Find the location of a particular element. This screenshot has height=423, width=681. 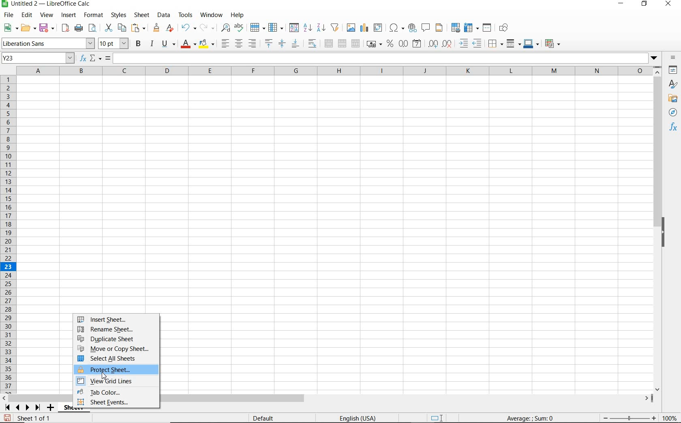

SCROLL TO NEXT SHEET is located at coordinates (23, 407).